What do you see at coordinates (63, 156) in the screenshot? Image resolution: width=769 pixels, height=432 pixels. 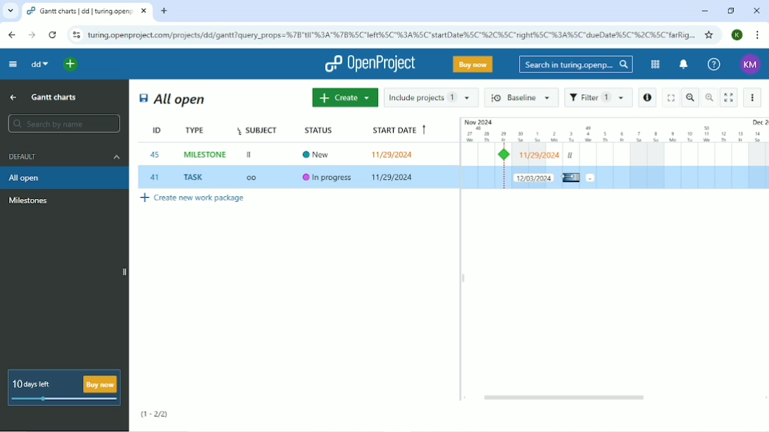 I see `Default` at bounding box center [63, 156].